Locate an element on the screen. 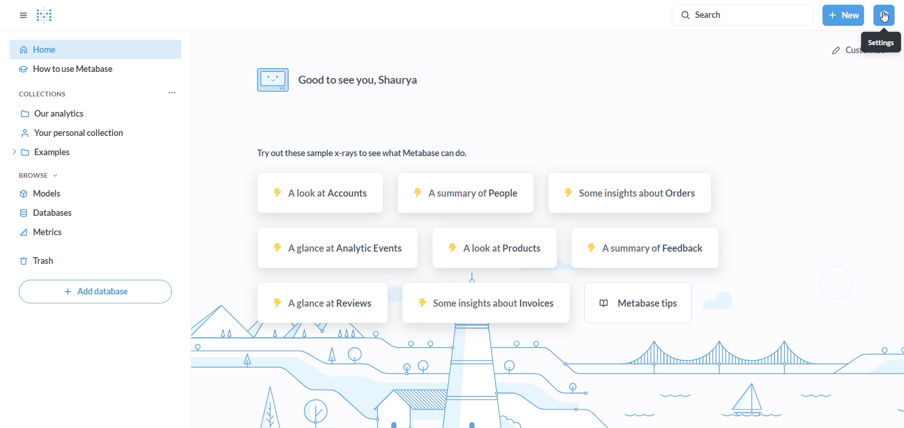 This screenshot has width=904, height=428. Good to see you, Shaurya is located at coordinates (334, 79).